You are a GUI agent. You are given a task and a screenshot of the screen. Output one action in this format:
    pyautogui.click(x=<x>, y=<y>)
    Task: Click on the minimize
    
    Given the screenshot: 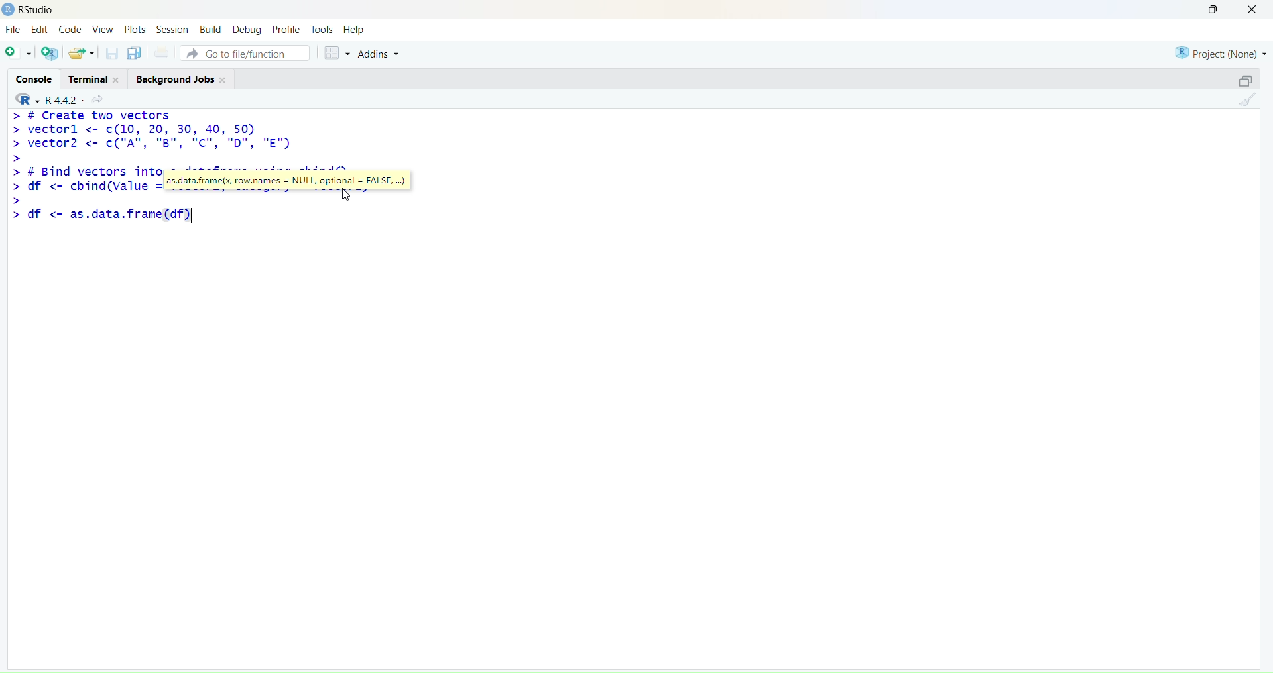 What is the action you would take?
    pyautogui.click(x=1247, y=81)
    